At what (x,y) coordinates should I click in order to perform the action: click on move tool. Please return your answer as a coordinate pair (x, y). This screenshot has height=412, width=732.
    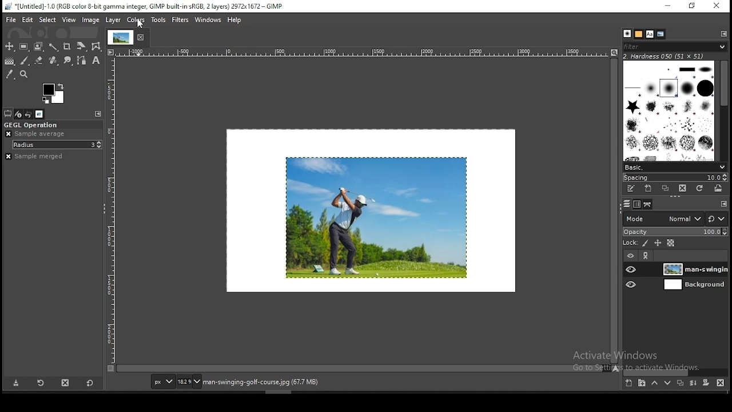
    Looking at the image, I should click on (9, 46).